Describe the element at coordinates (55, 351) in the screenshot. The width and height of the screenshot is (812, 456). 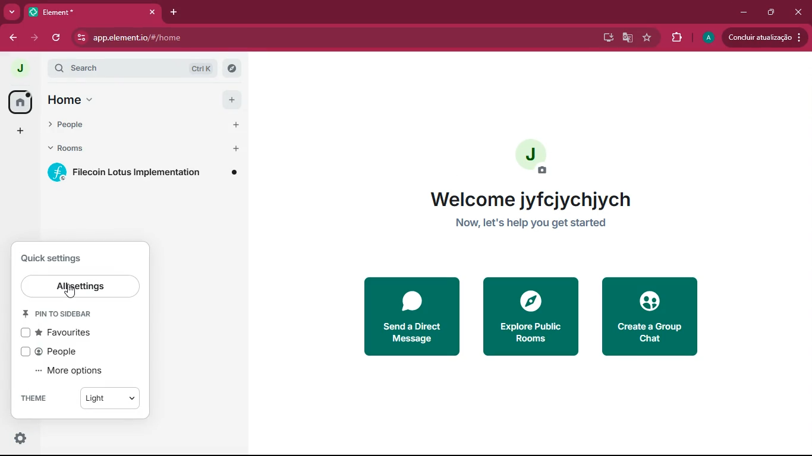
I see `people` at that location.